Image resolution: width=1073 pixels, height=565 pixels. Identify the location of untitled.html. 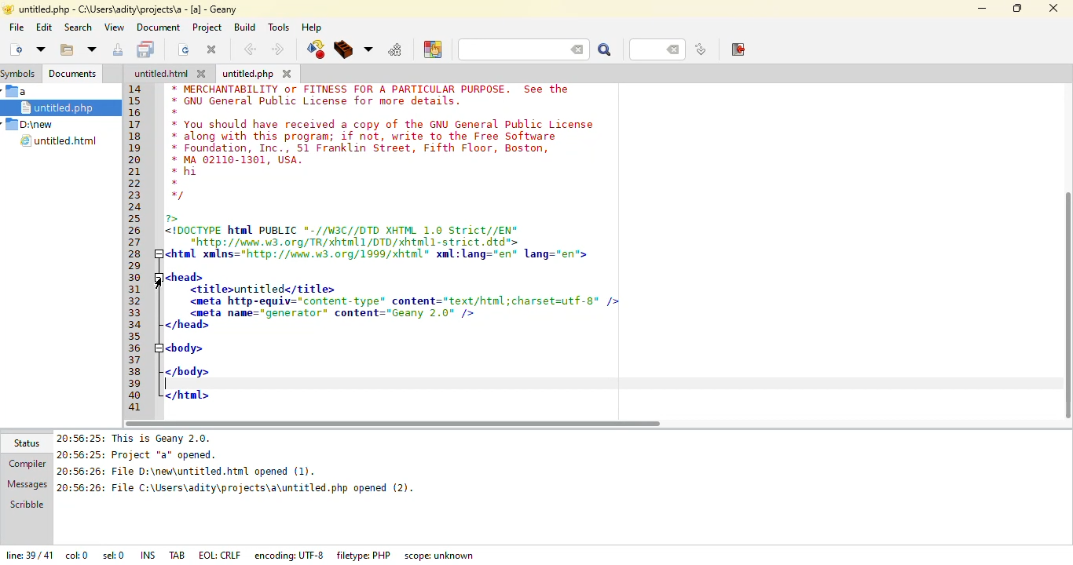
(61, 141).